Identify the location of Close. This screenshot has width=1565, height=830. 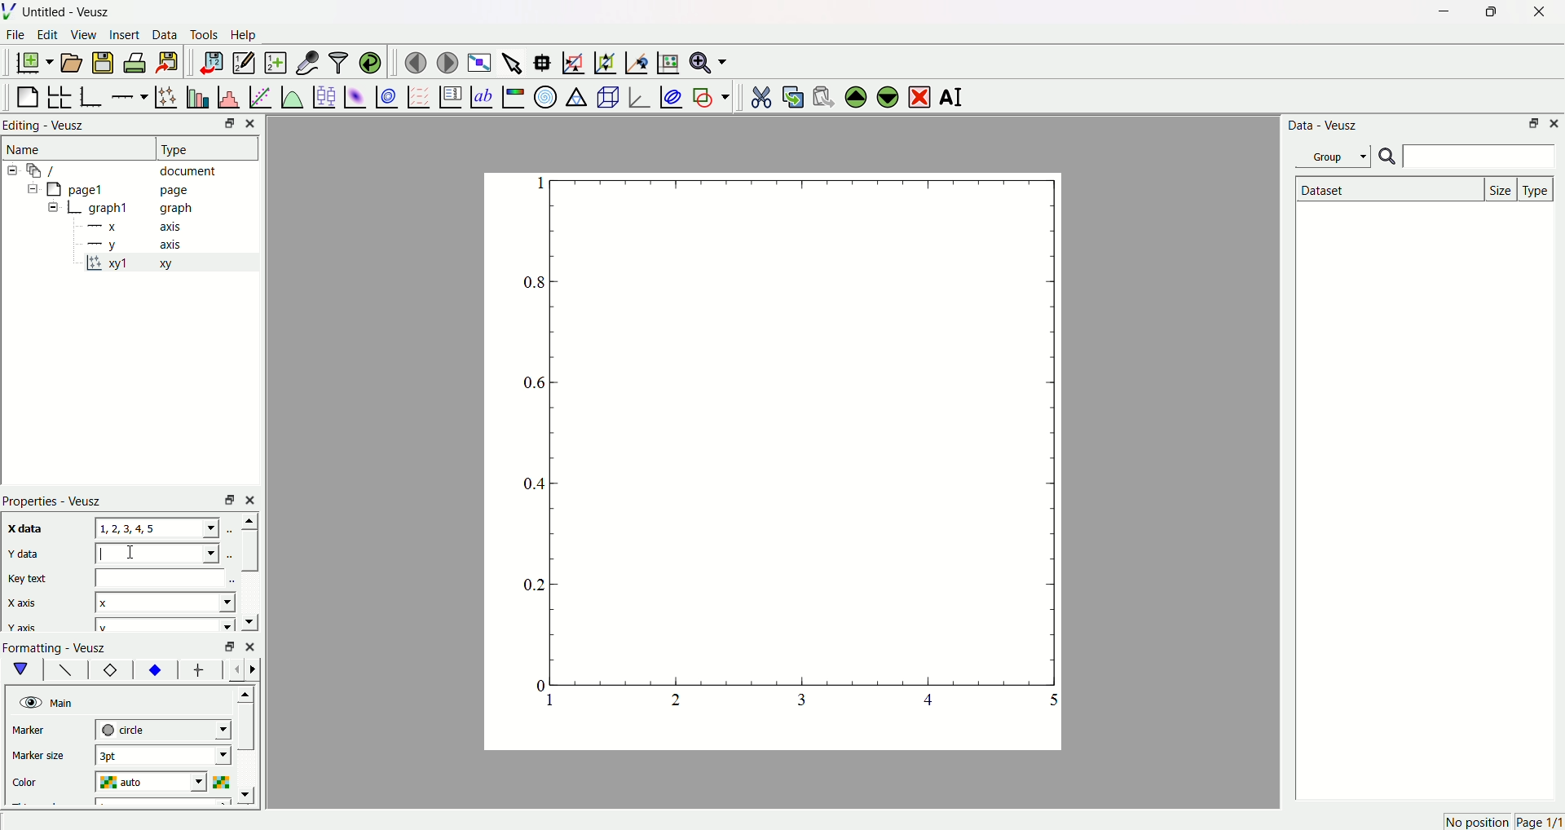
(1555, 124).